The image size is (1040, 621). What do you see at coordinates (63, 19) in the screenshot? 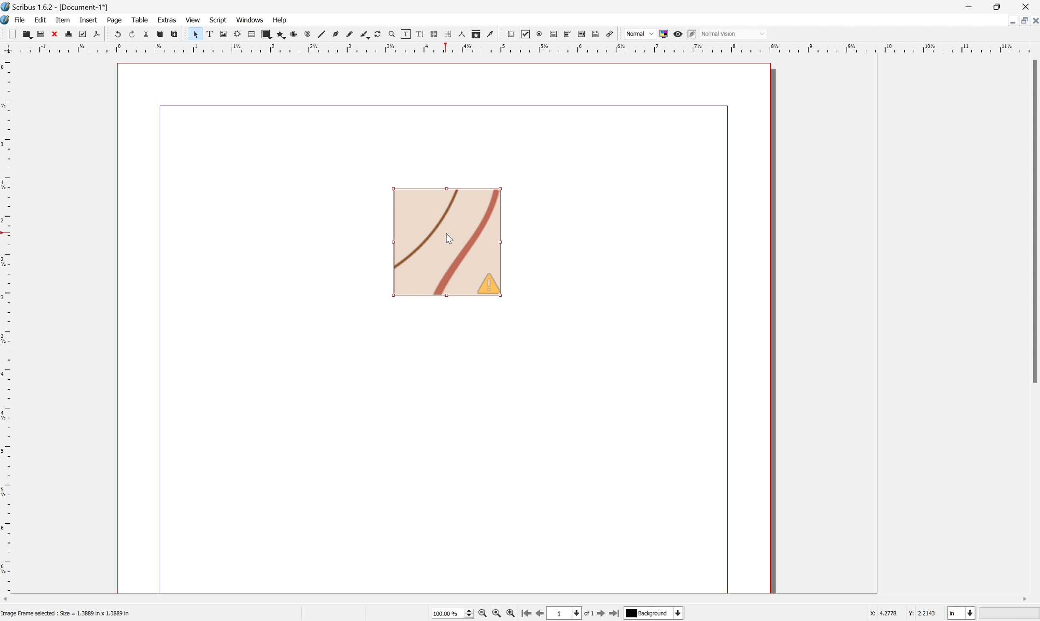
I see `Item` at bounding box center [63, 19].